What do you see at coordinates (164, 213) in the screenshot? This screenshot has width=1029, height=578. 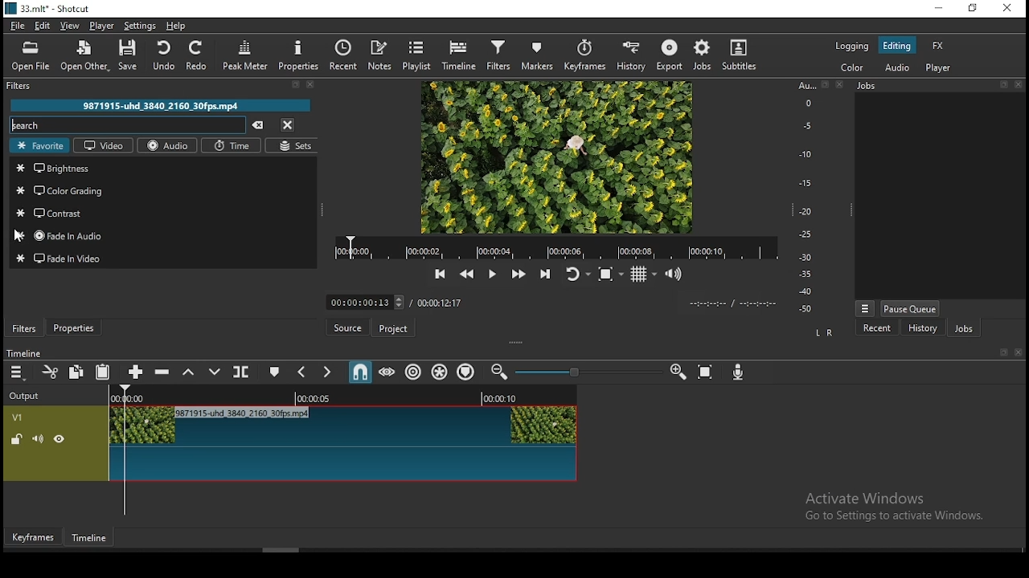 I see `contrast` at bounding box center [164, 213].